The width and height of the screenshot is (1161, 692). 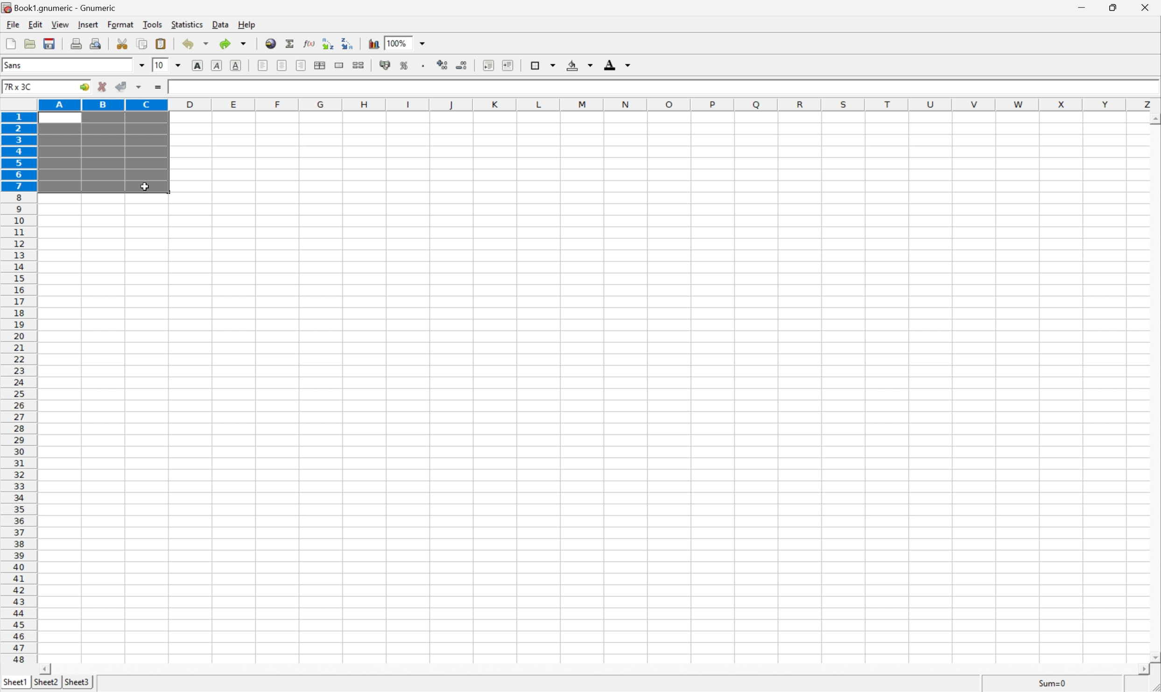 I want to click on align left, so click(x=263, y=65).